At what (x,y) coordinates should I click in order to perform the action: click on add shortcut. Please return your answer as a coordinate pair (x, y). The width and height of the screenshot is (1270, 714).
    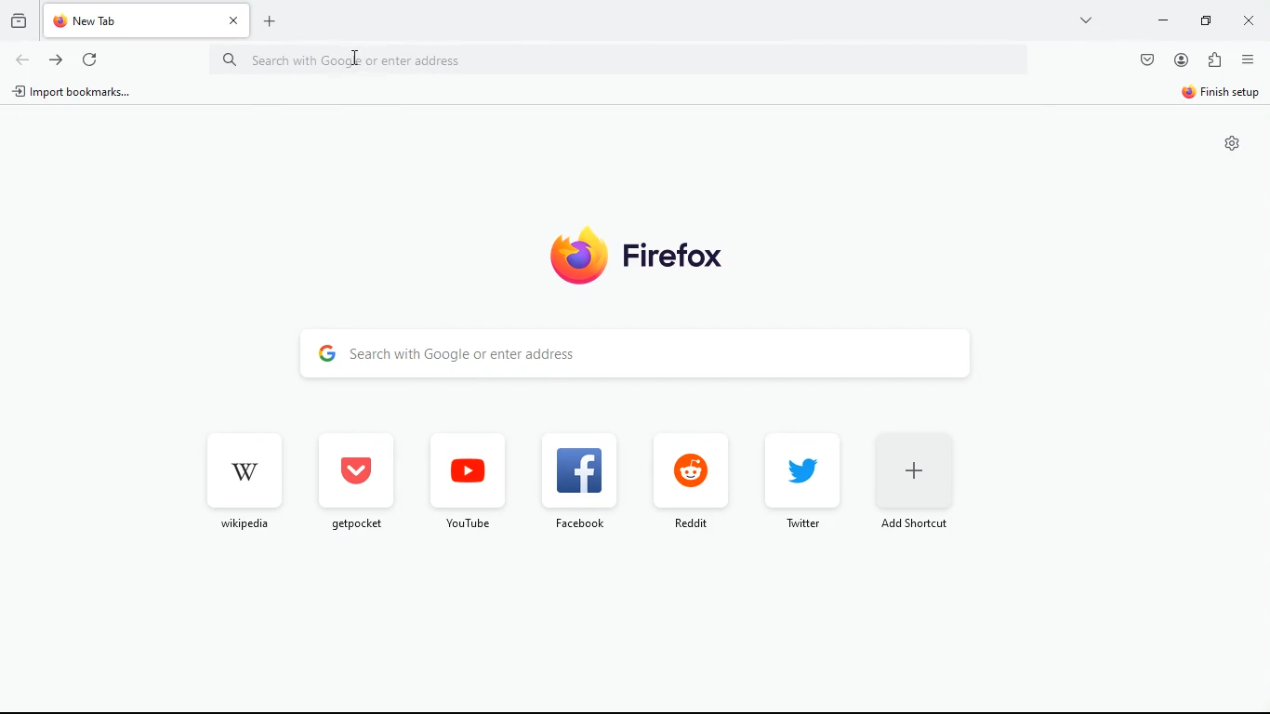
    Looking at the image, I should click on (913, 485).